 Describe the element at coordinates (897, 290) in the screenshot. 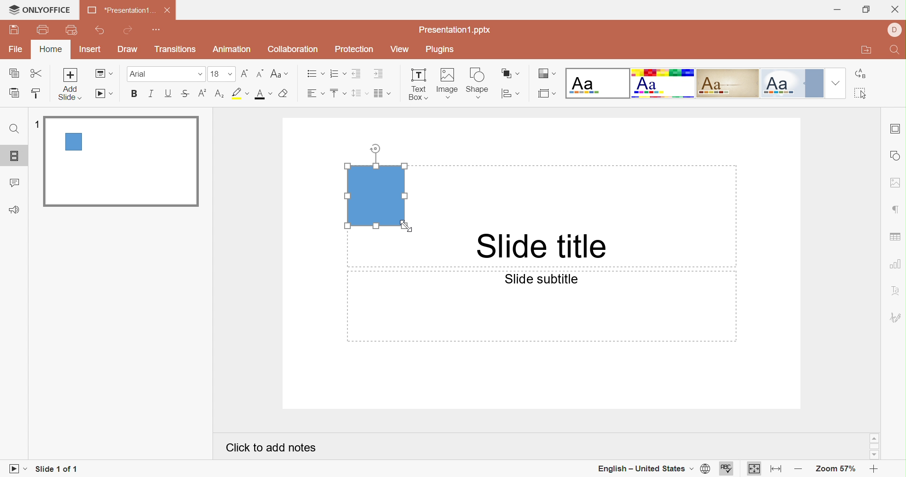

I see `Text art settings` at that location.